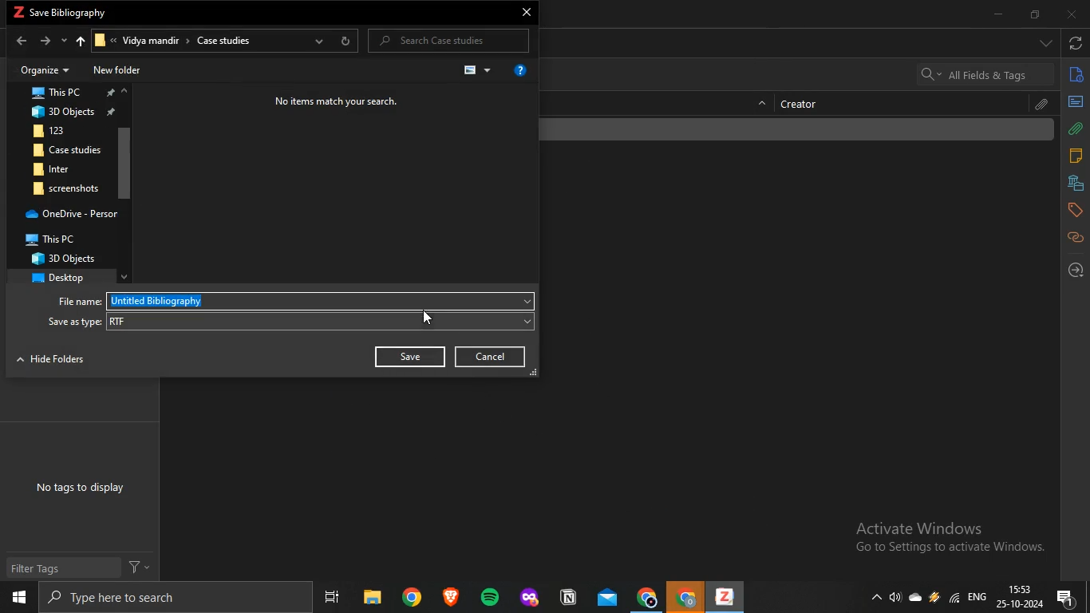 The height and width of the screenshot is (613, 1090). What do you see at coordinates (21, 43) in the screenshot?
I see `back` at bounding box center [21, 43].